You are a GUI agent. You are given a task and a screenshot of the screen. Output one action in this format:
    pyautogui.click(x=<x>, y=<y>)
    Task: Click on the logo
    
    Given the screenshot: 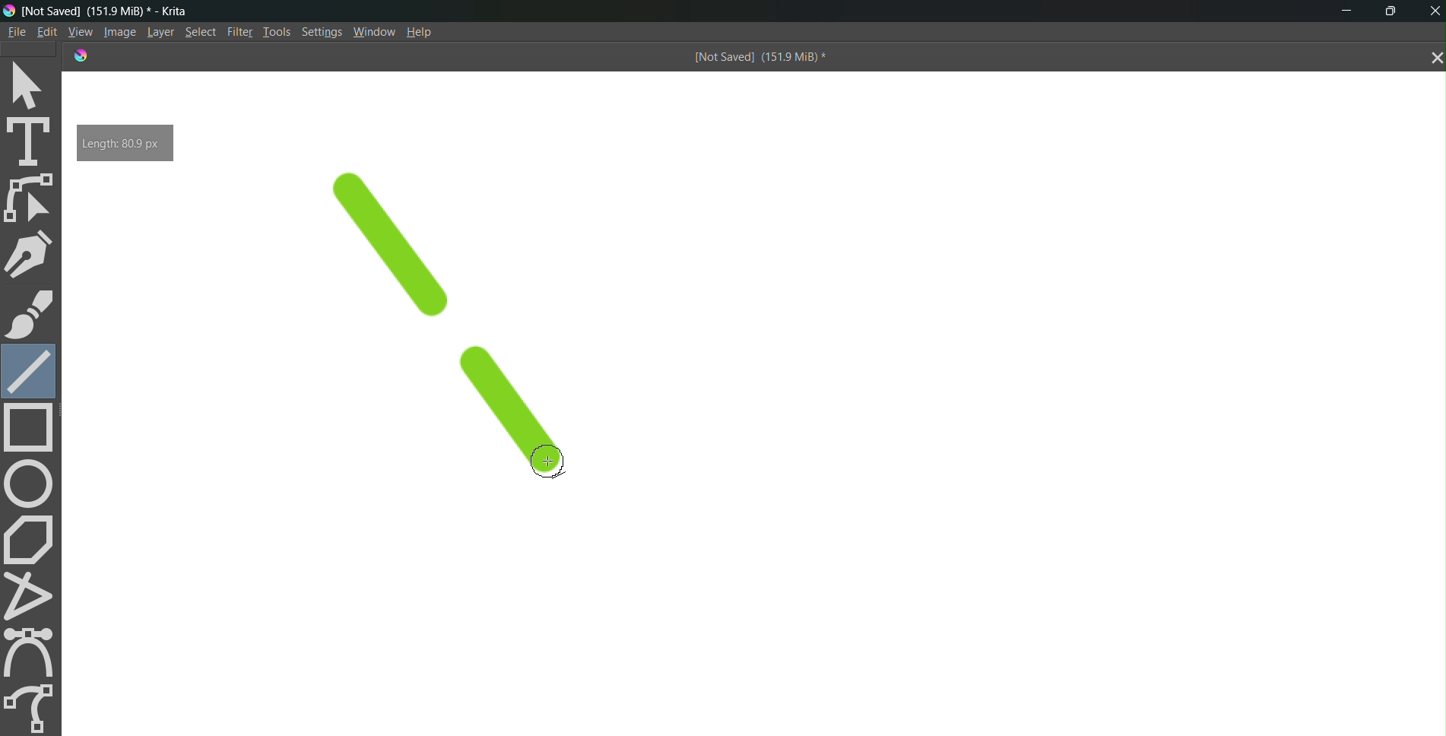 What is the action you would take?
    pyautogui.click(x=78, y=55)
    